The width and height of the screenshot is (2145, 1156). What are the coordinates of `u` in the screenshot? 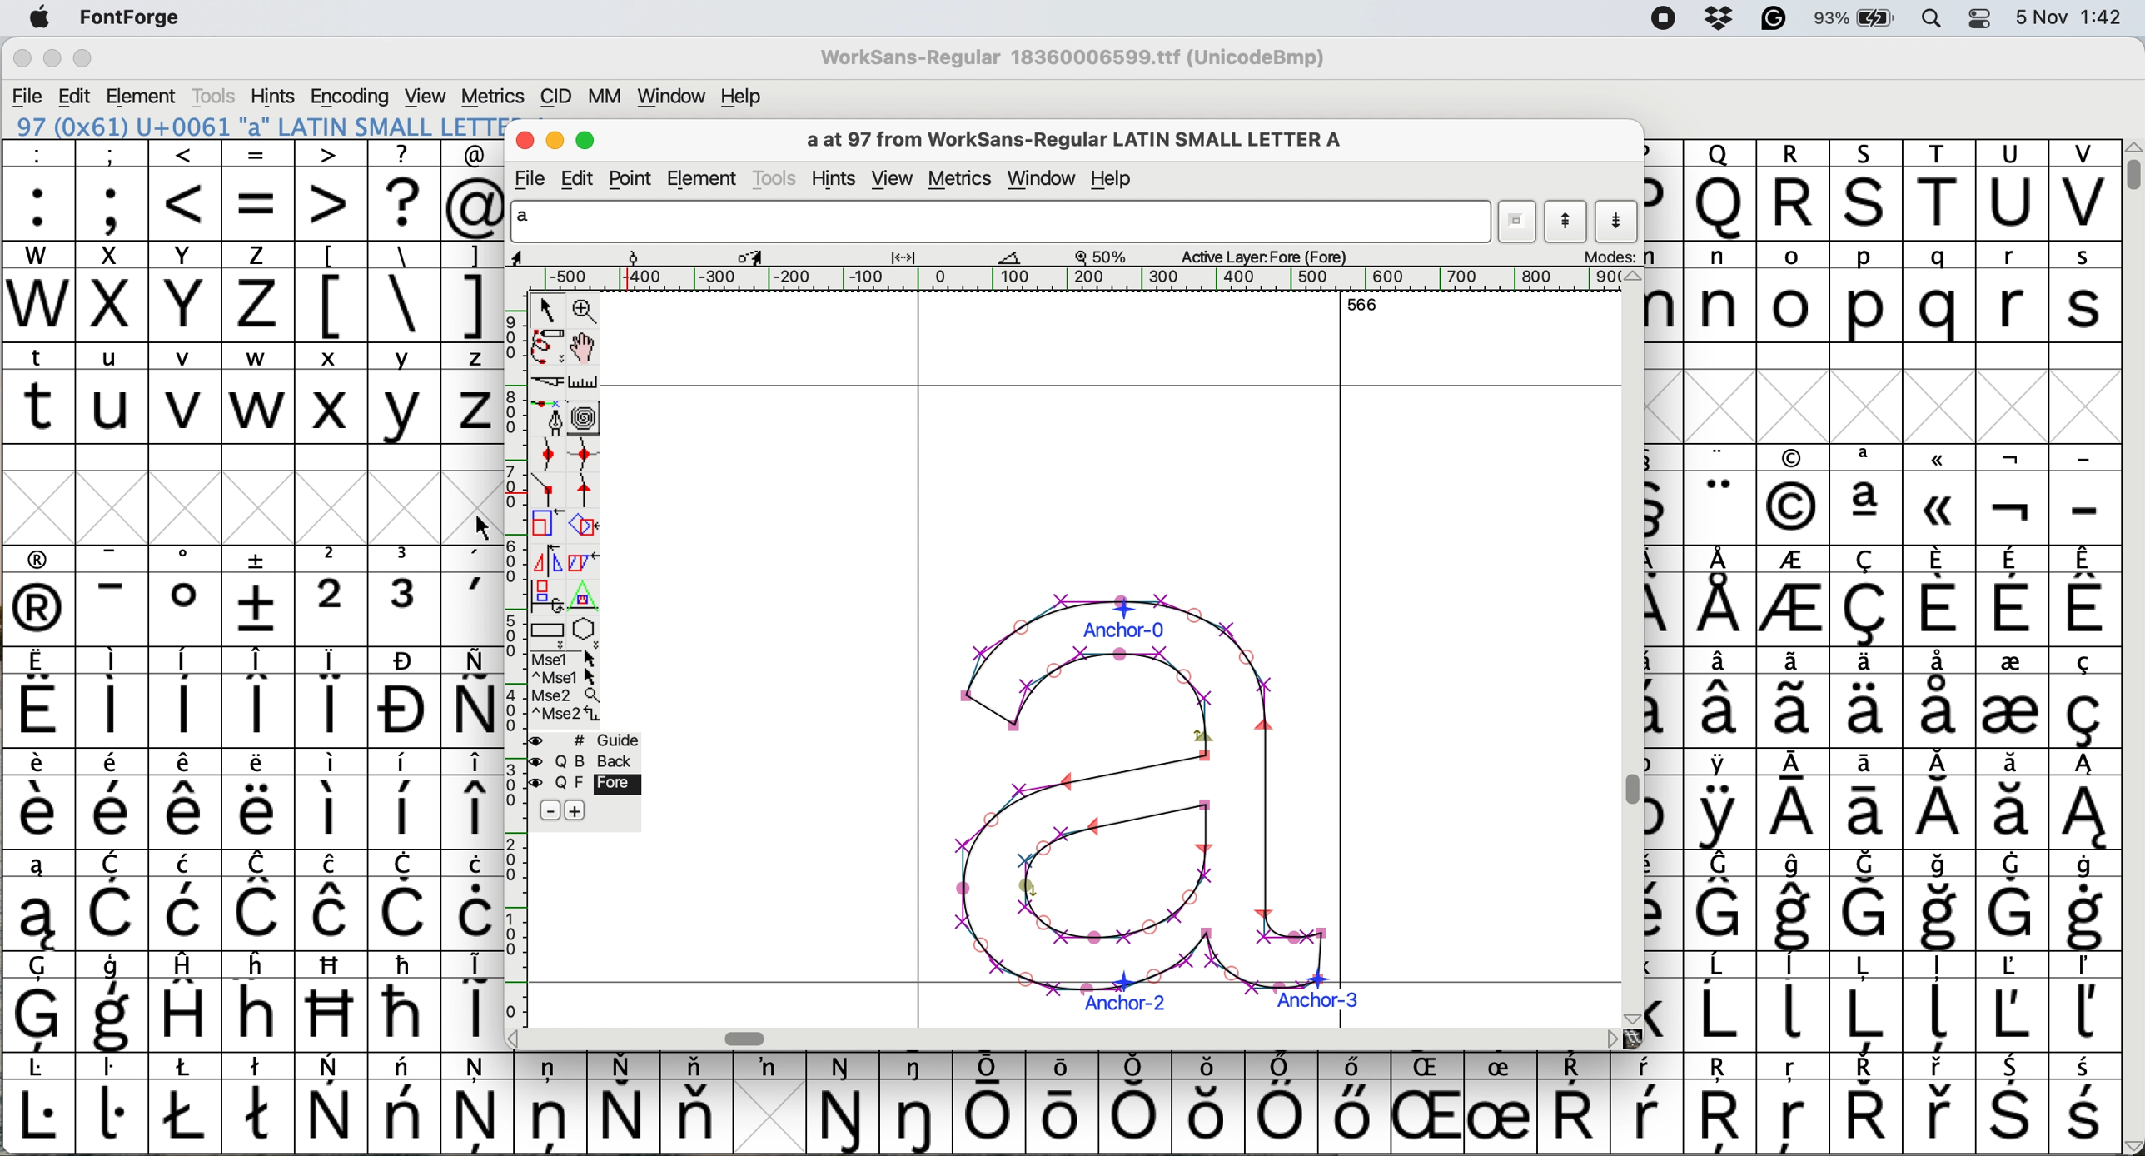 It's located at (113, 392).